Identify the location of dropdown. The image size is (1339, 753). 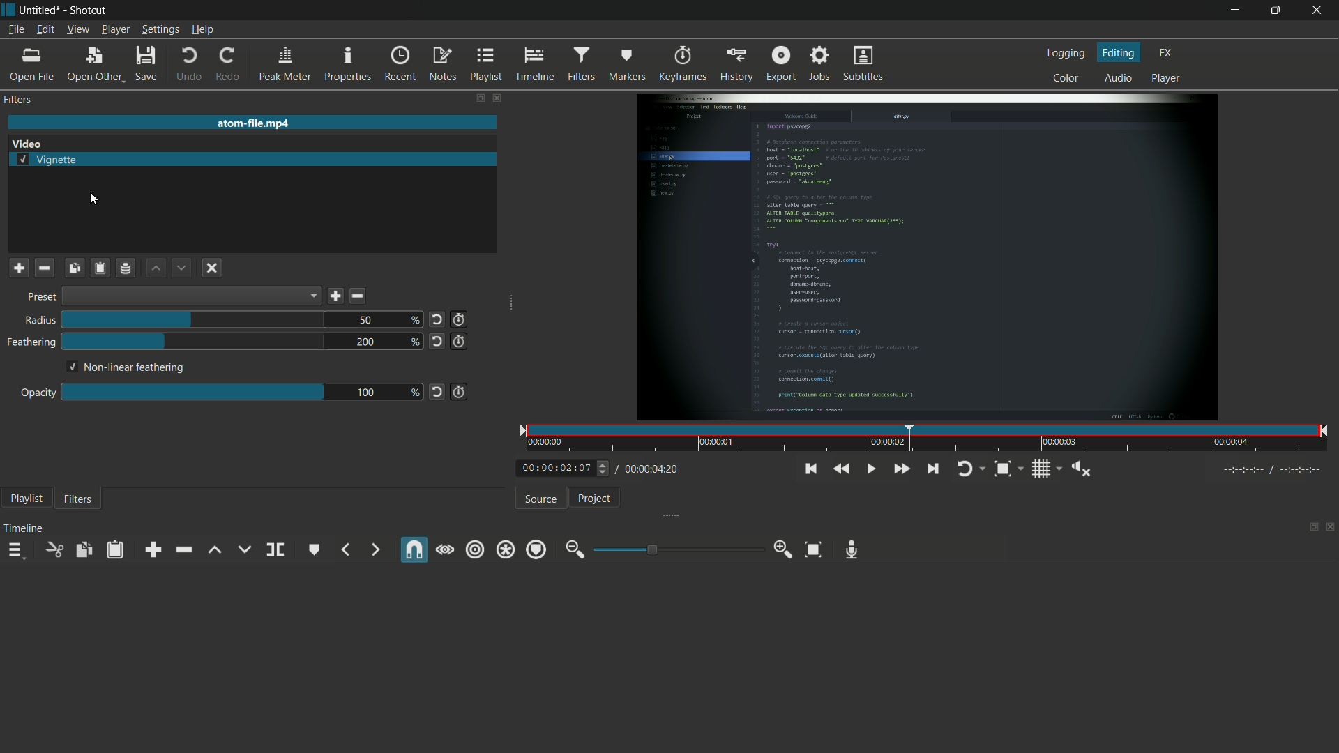
(191, 296).